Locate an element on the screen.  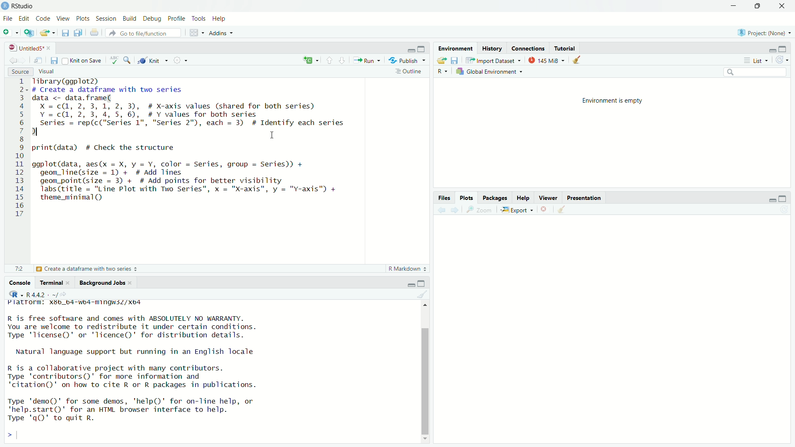
save all documents is located at coordinates (77, 33).